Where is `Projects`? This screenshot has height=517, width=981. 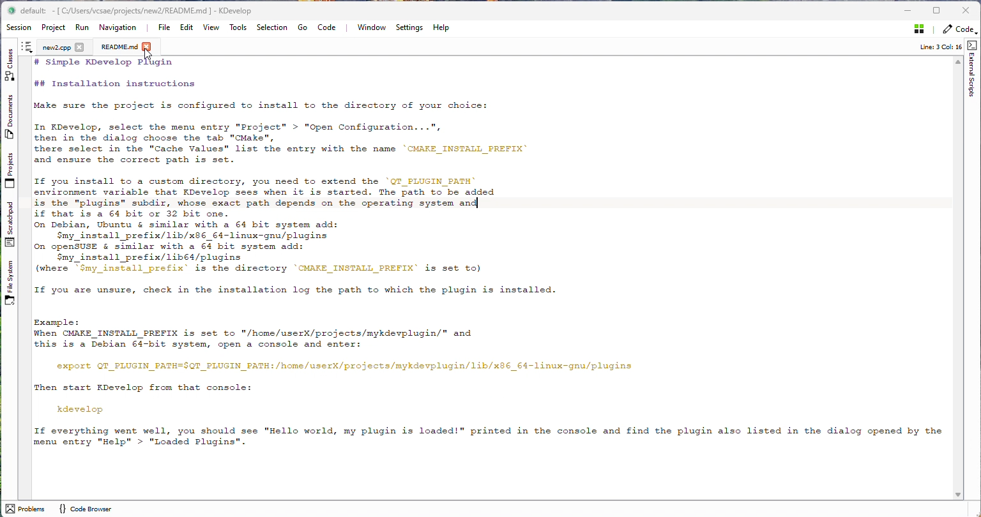 Projects is located at coordinates (10, 170).